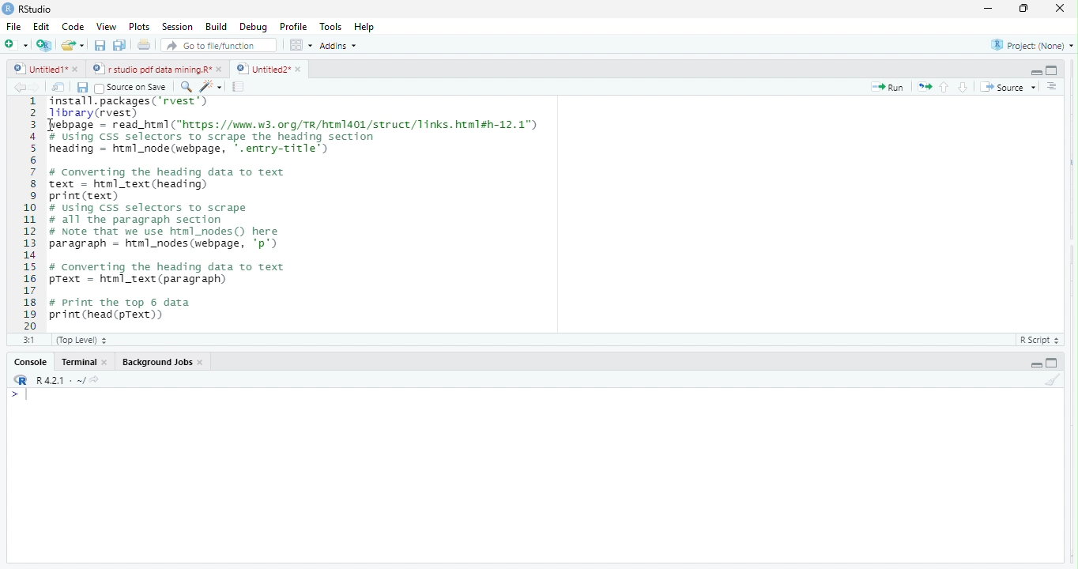  What do you see at coordinates (141, 46) in the screenshot?
I see `print the current file` at bounding box center [141, 46].